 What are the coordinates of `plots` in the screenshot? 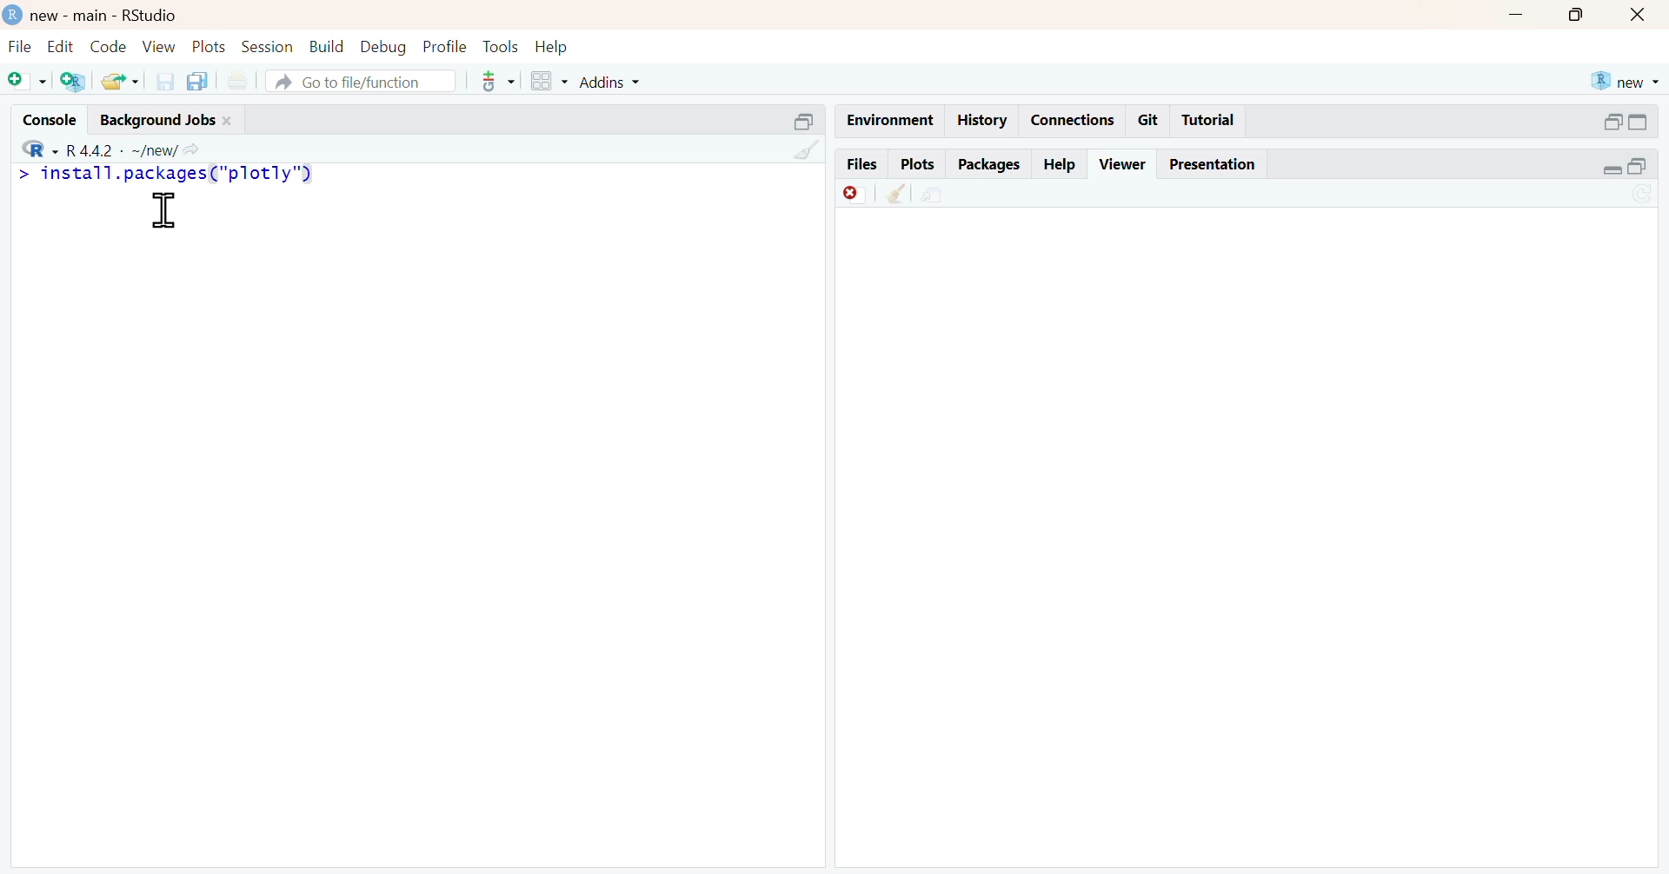 It's located at (211, 48).